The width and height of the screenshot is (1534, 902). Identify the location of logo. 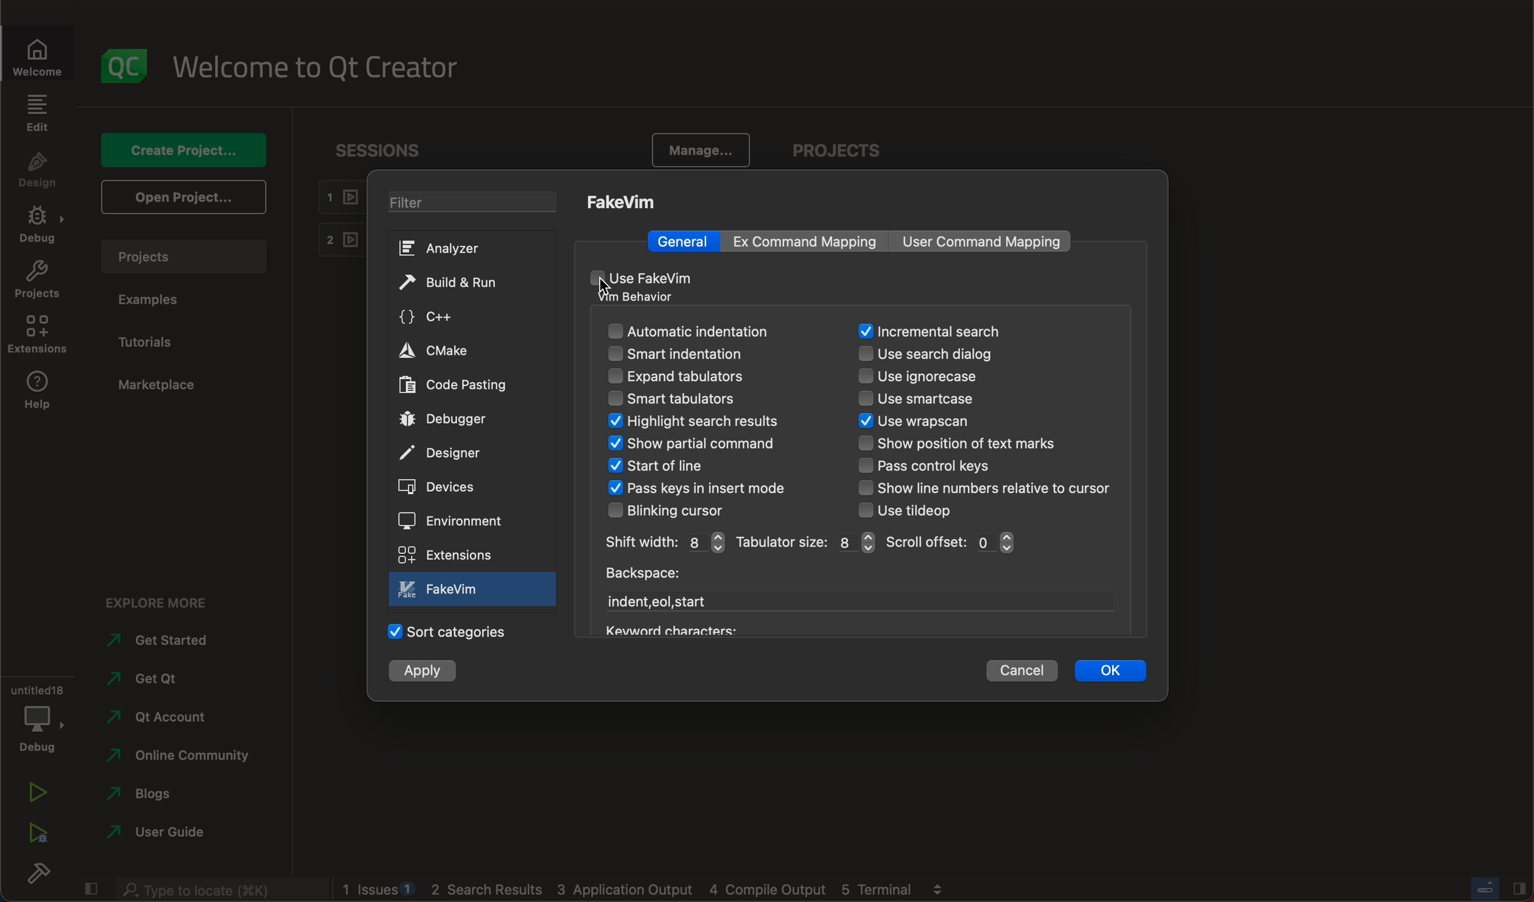
(121, 66).